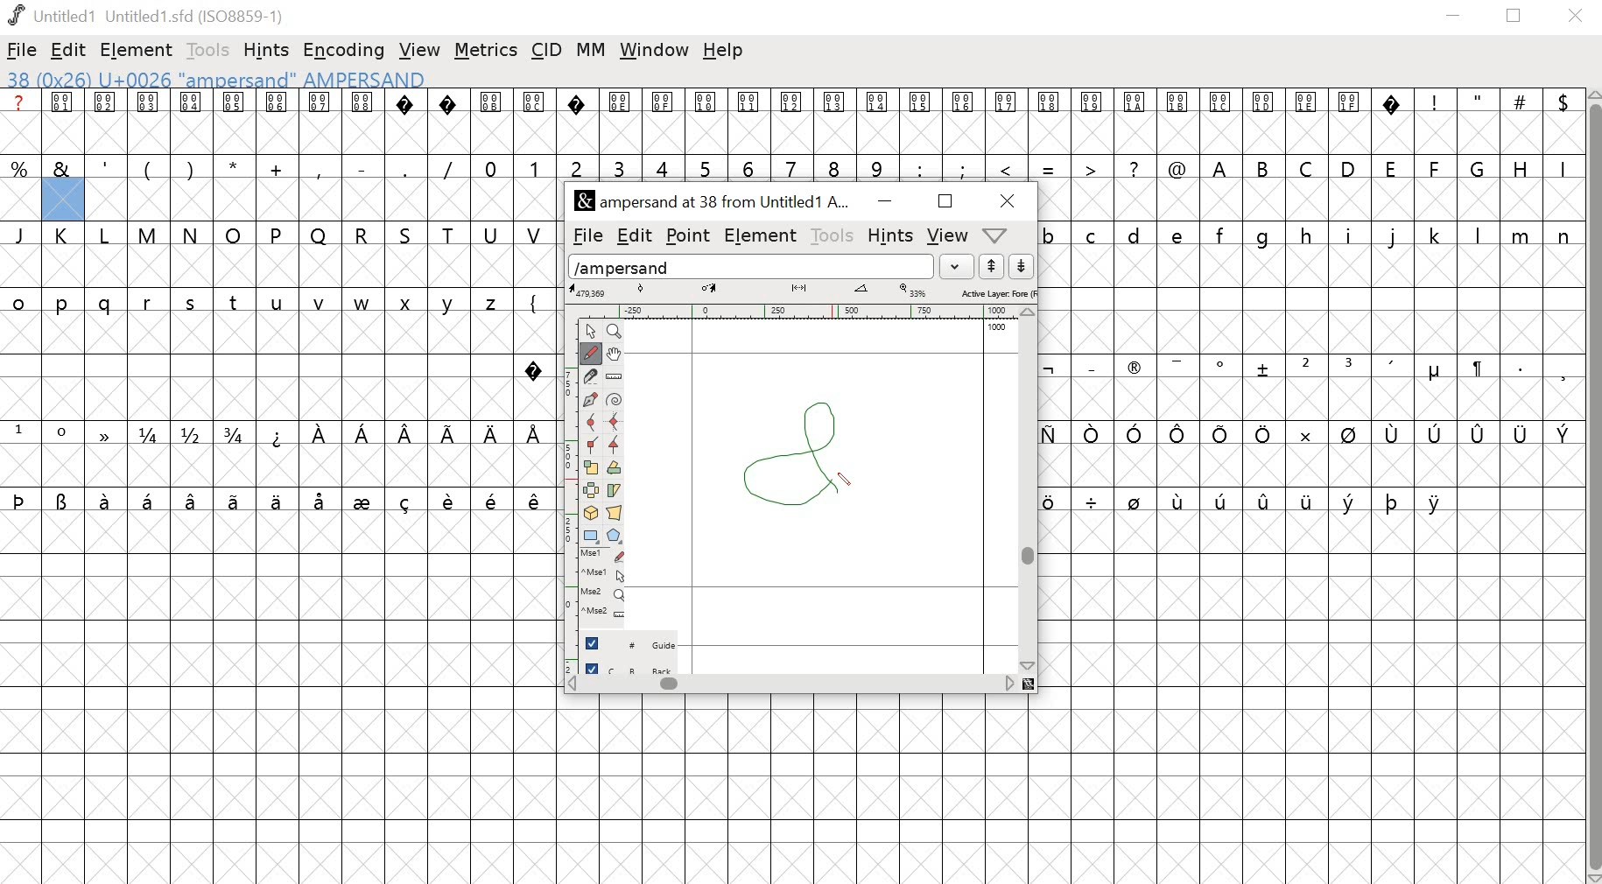 The image size is (1602, 884). I want to click on 2, so click(1305, 366).